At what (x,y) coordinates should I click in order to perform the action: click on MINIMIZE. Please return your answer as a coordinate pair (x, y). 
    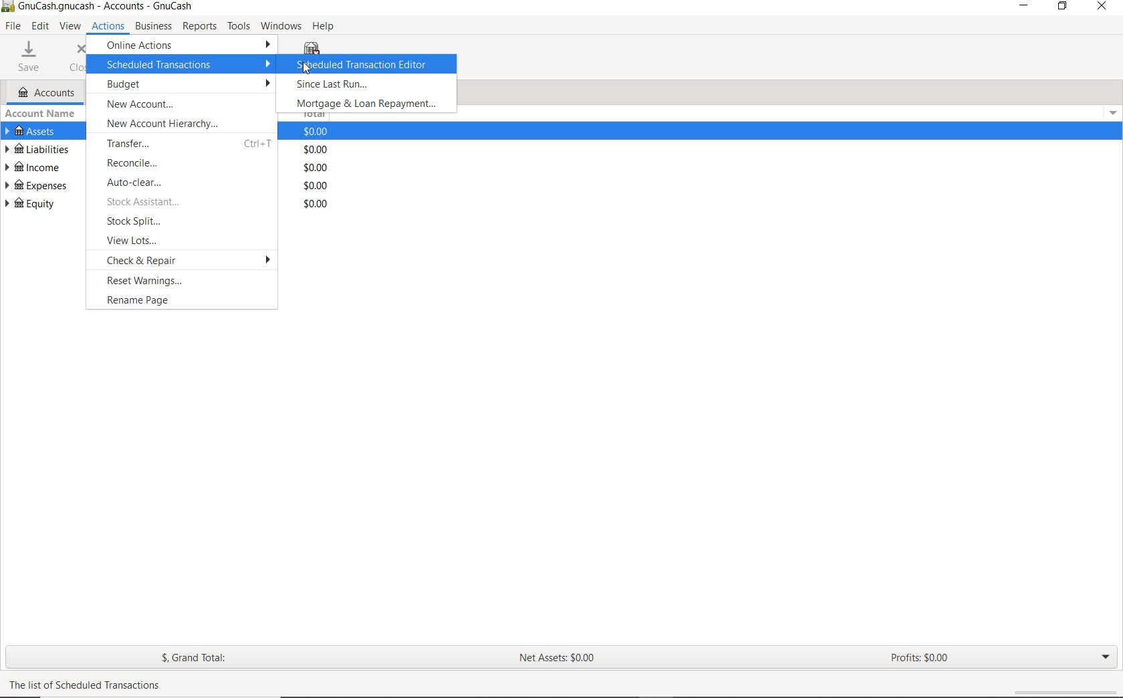
    Looking at the image, I should click on (1025, 6).